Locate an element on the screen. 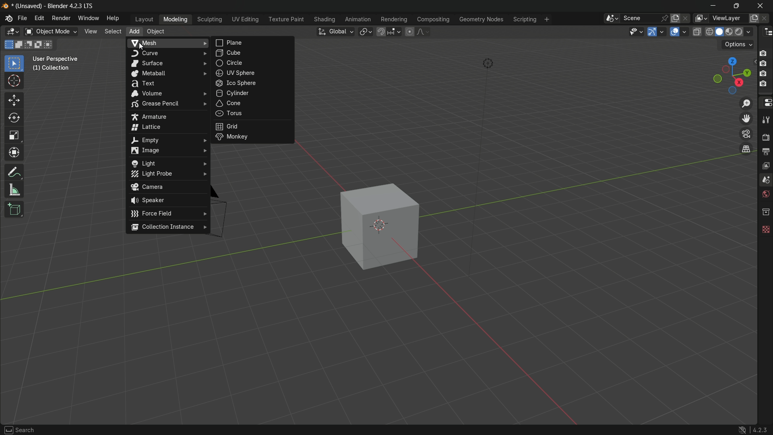 This screenshot has width=773, height=435. solid display is located at coordinates (719, 31).